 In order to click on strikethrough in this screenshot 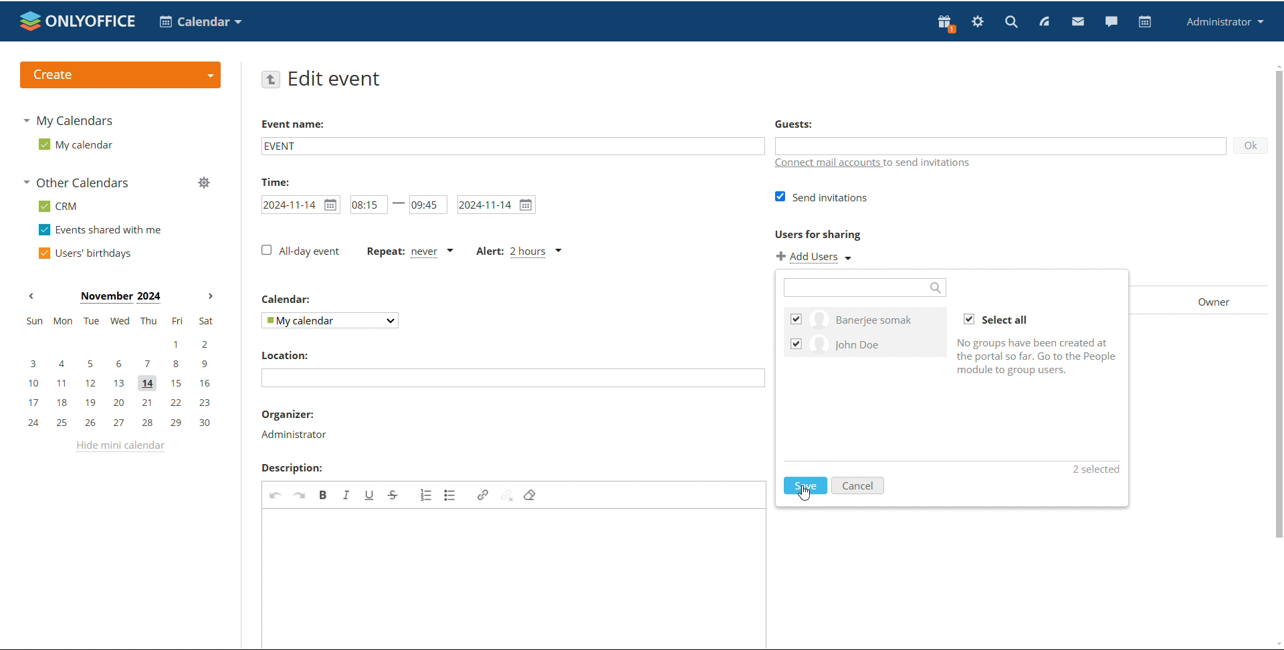, I will do `click(394, 494)`.